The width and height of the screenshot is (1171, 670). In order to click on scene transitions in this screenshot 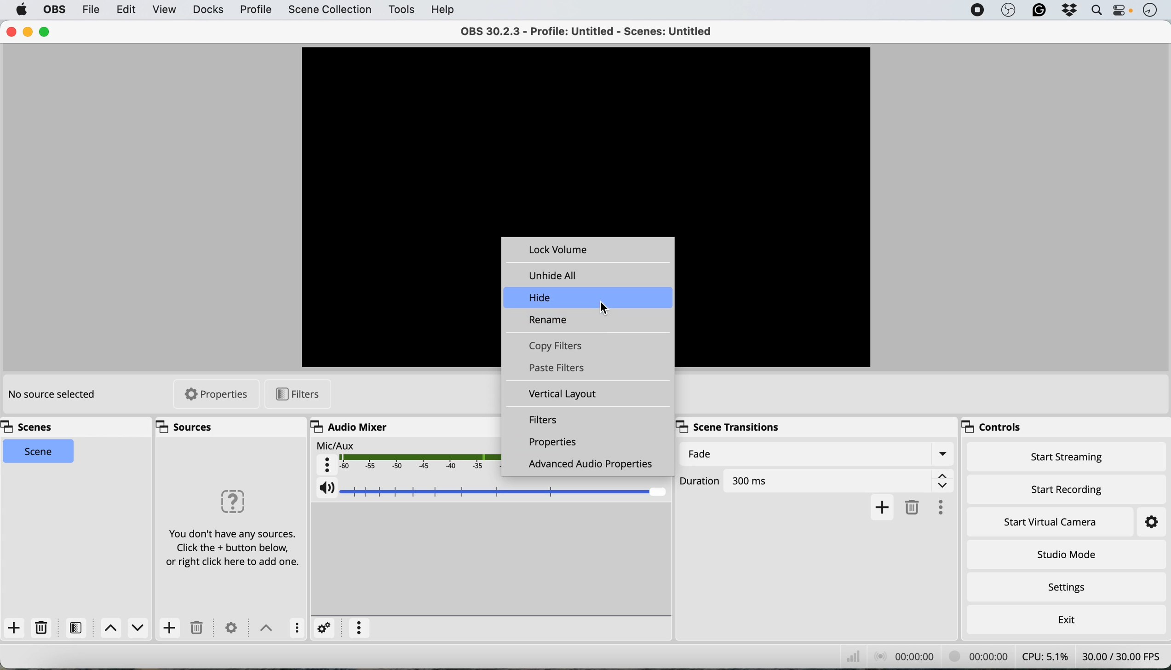, I will do `click(730, 427)`.